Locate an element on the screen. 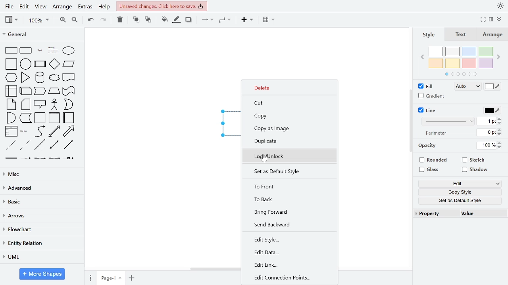 The image size is (508, 285). 100% is located at coordinates (38, 21).